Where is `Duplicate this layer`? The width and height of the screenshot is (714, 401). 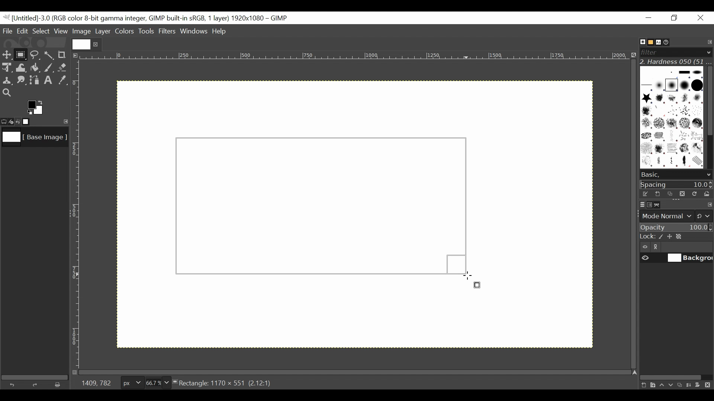 Duplicate this layer is located at coordinates (681, 385).